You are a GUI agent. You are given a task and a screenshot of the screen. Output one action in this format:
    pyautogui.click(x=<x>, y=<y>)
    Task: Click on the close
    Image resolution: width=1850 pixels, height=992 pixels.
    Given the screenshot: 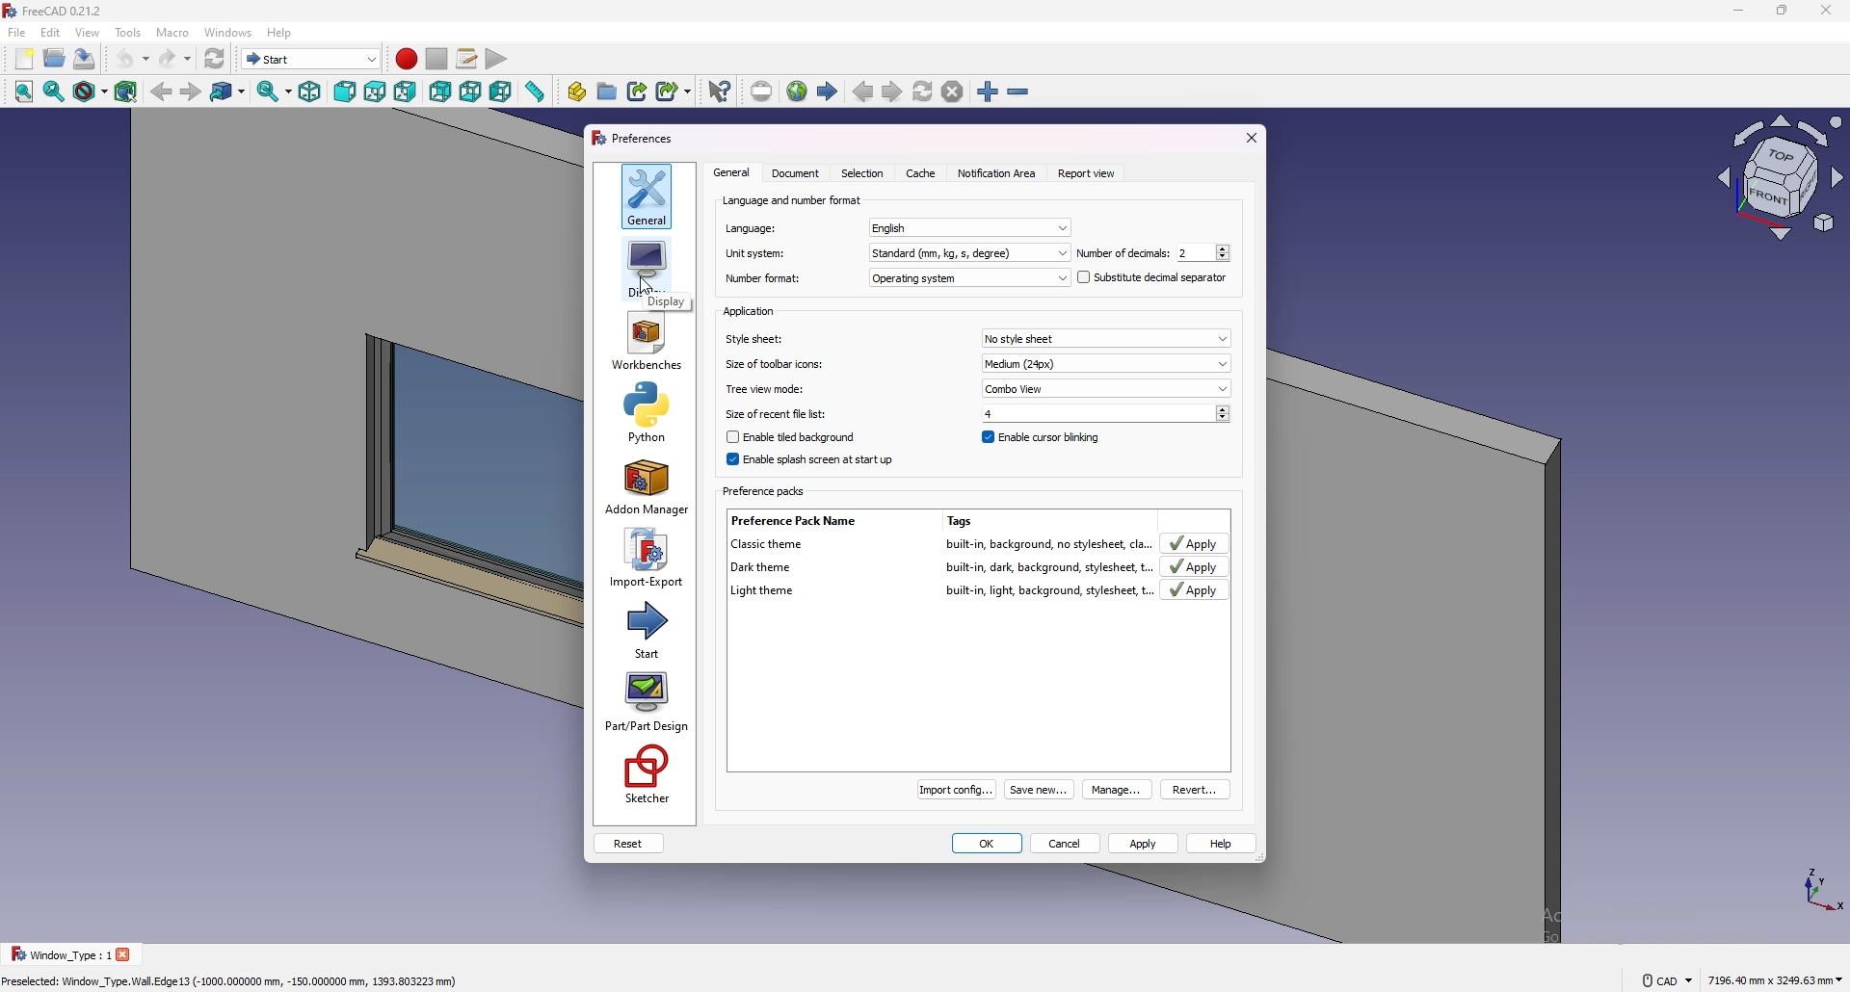 What is the action you would take?
    pyautogui.click(x=1826, y=11)
    